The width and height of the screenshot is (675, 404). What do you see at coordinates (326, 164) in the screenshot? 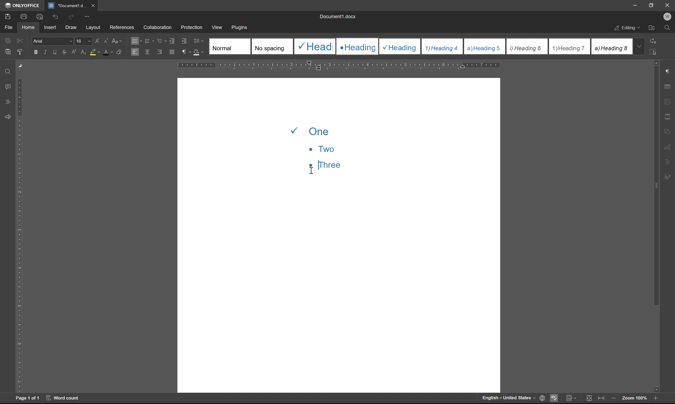
I see `Three` at bounding box center [326, 164].